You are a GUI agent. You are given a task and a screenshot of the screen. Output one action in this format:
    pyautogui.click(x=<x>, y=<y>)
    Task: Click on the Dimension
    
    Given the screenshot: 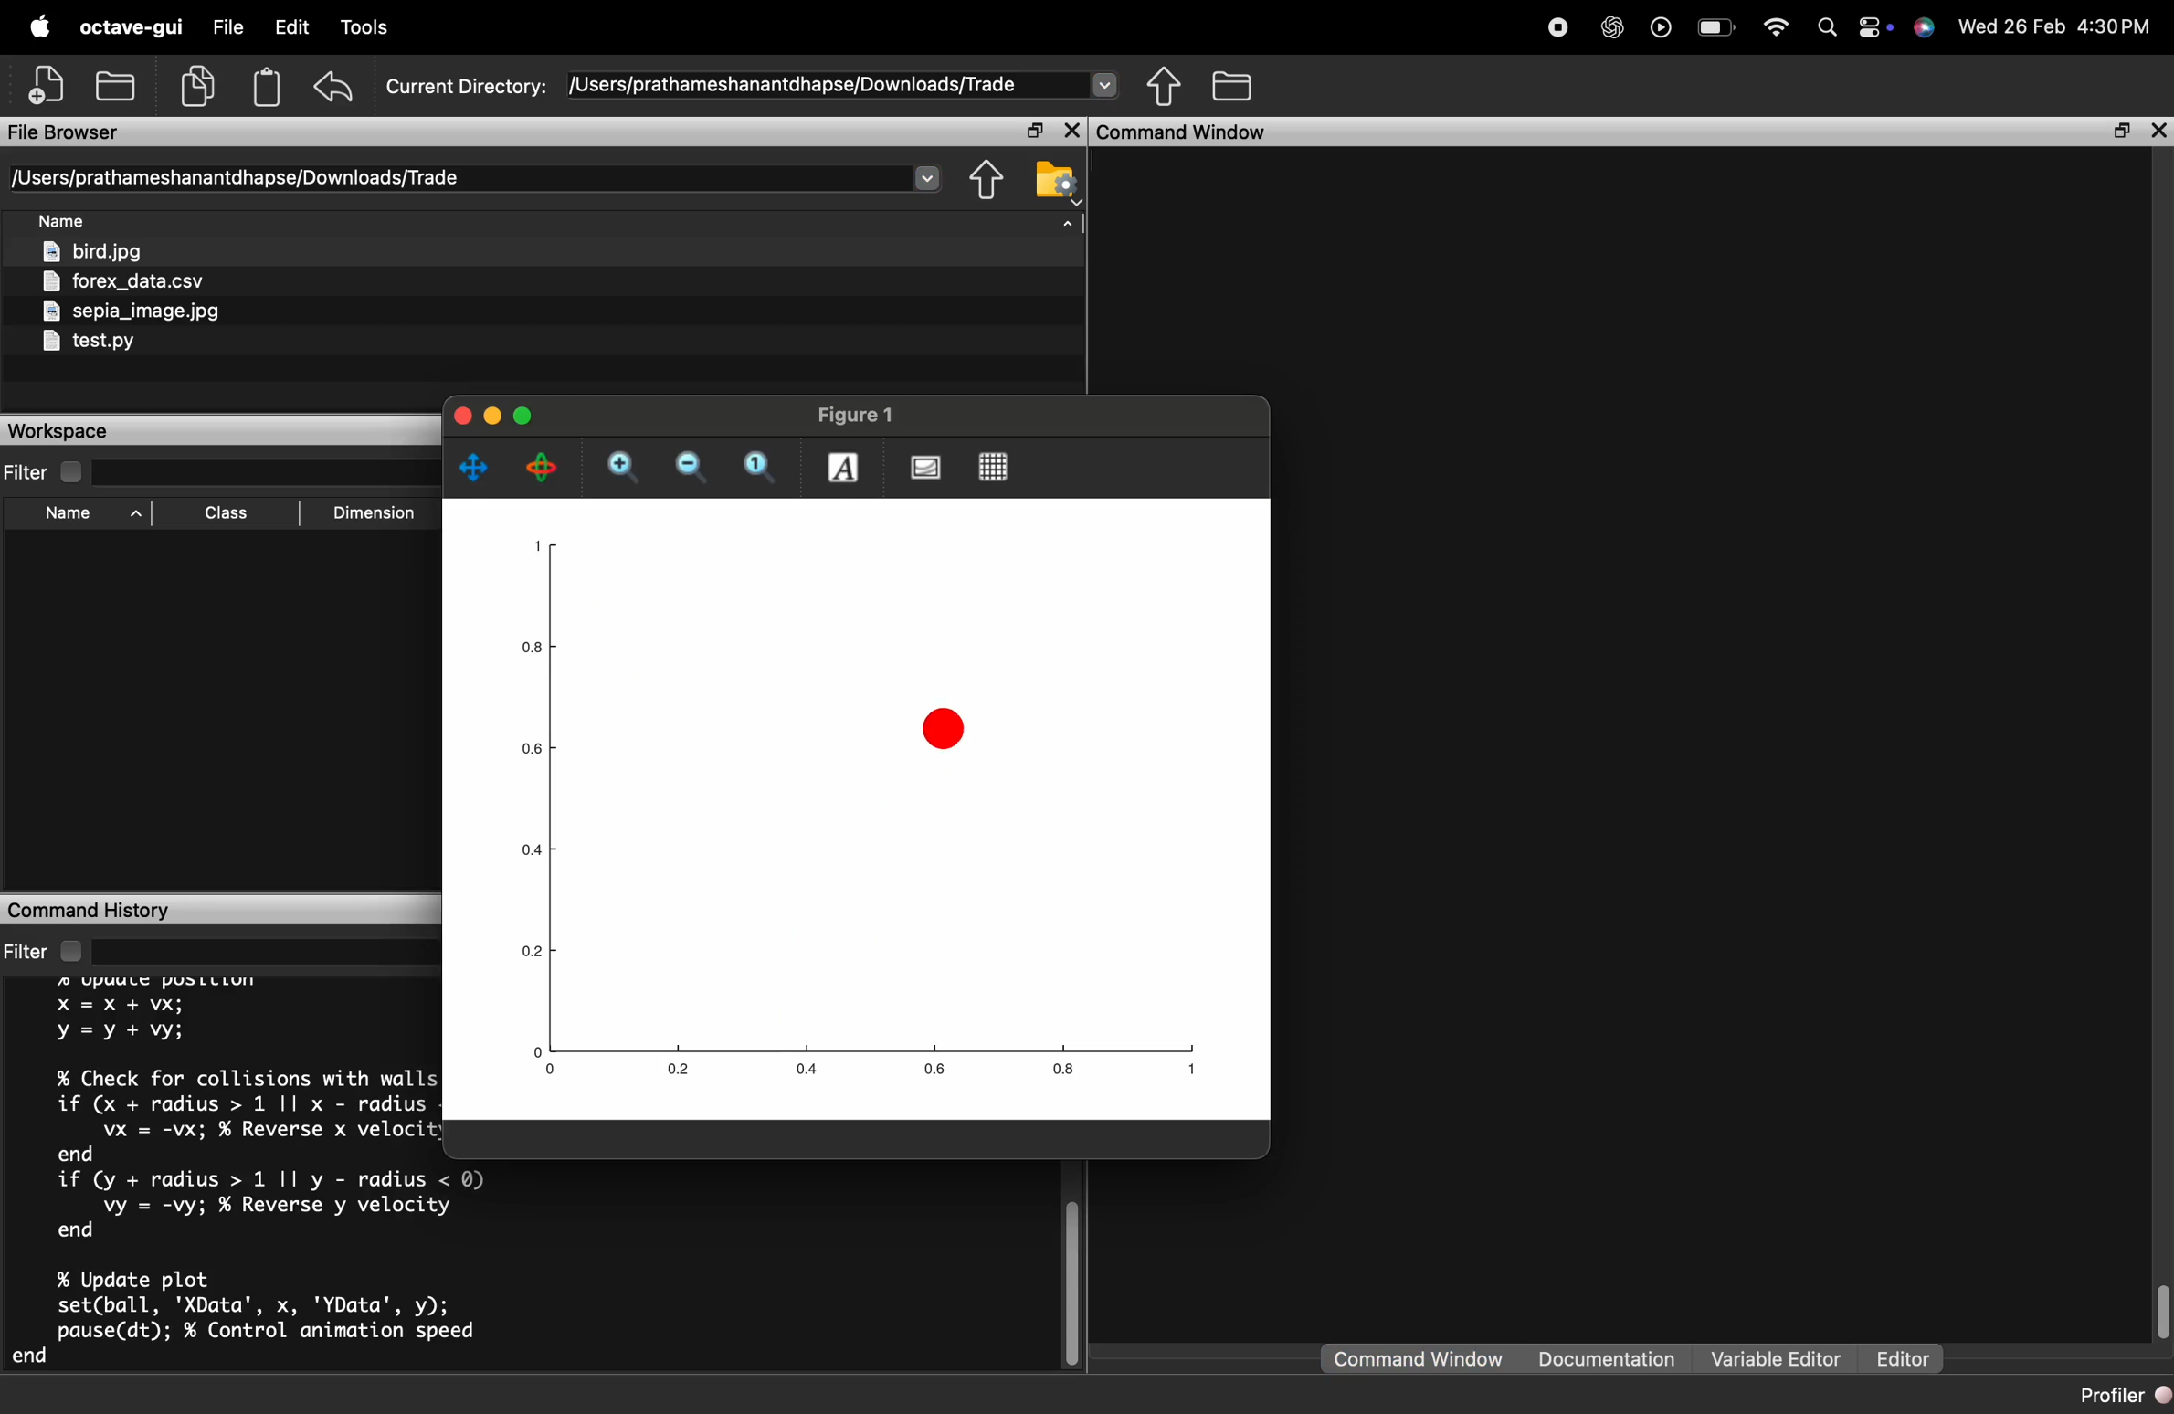 What is the action you would take?
    pyautogui.click(x=375, y=513)
    